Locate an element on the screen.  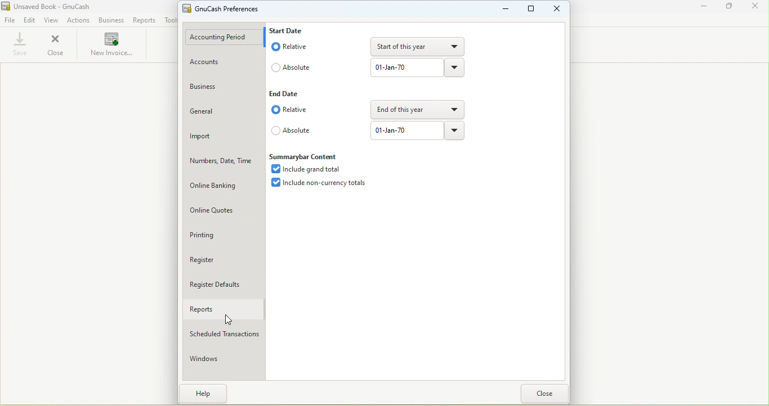
File is located at coordinates (10, 21).